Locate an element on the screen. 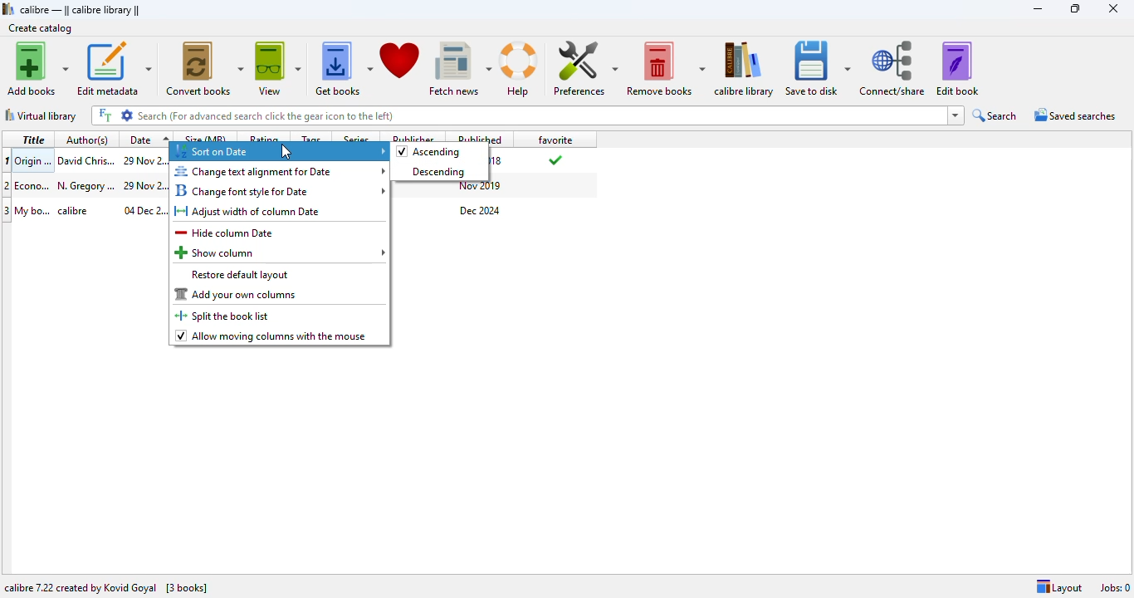 Image resolution: width=1134 pixels, height=598 pixels. settings is located at coordinates (128, 115).